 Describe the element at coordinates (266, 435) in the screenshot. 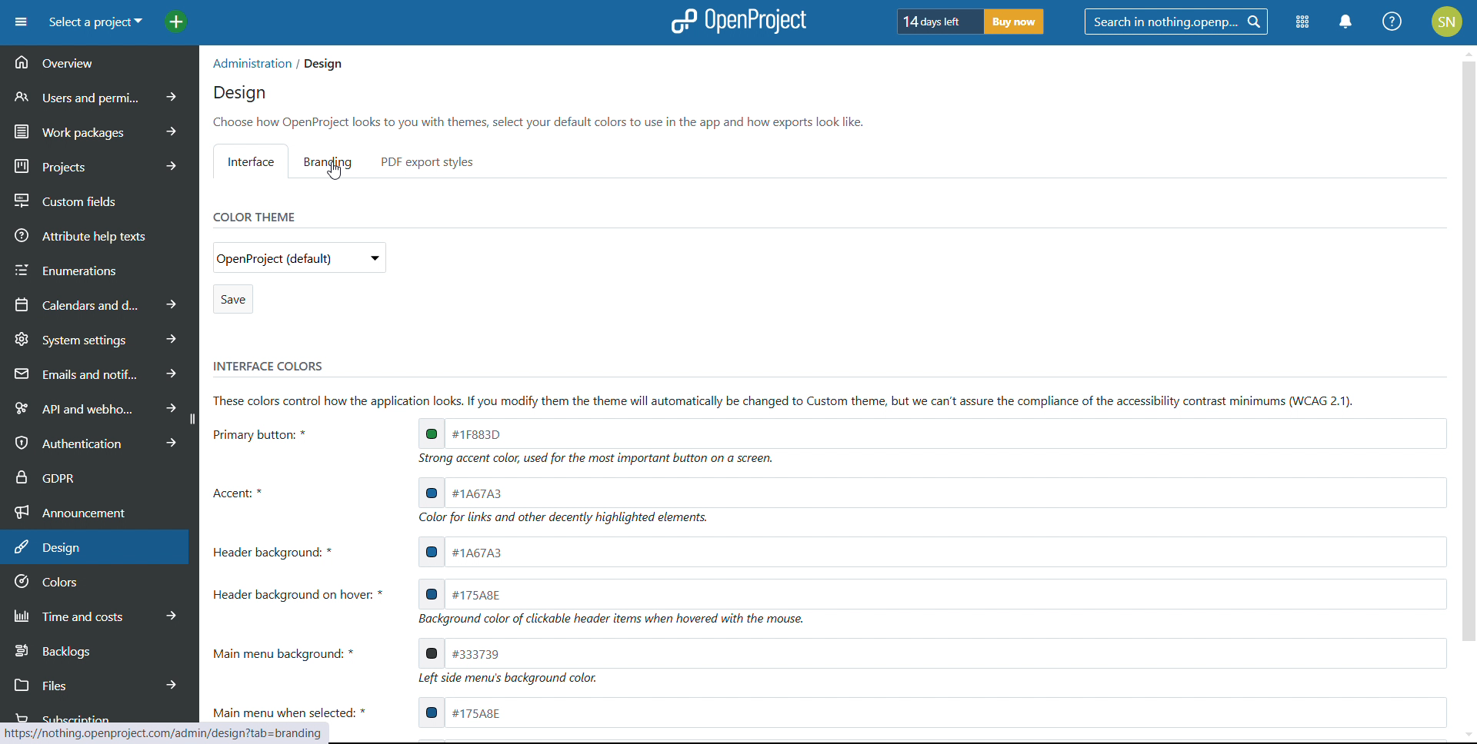

I see `Primary button: *` at that location.